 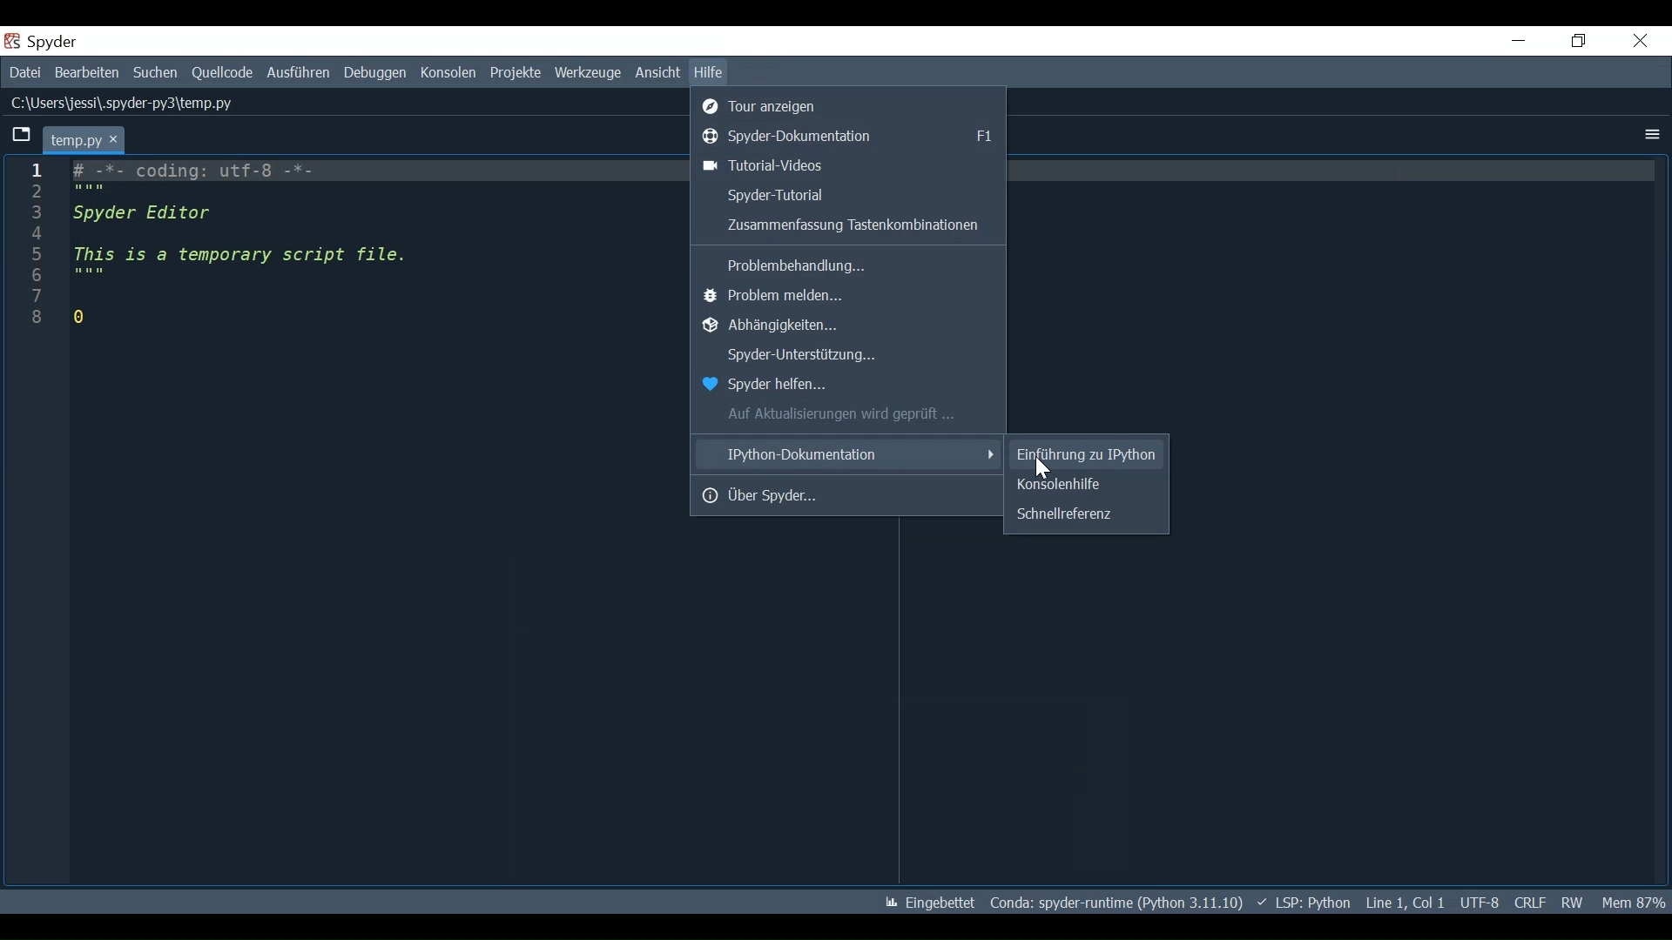 What do you see at coordinates (1086, 454) in the screenshot?
I see `Intro to IPython` at bounding box center [1086, 454].